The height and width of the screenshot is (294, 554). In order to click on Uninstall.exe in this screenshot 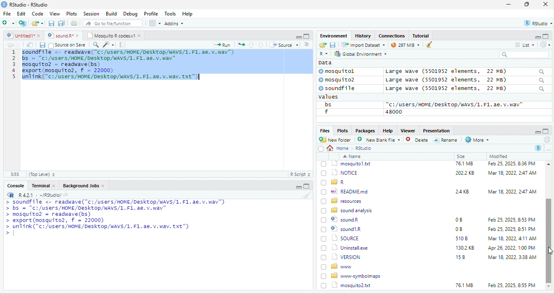, I will do `click(345, 286)`.